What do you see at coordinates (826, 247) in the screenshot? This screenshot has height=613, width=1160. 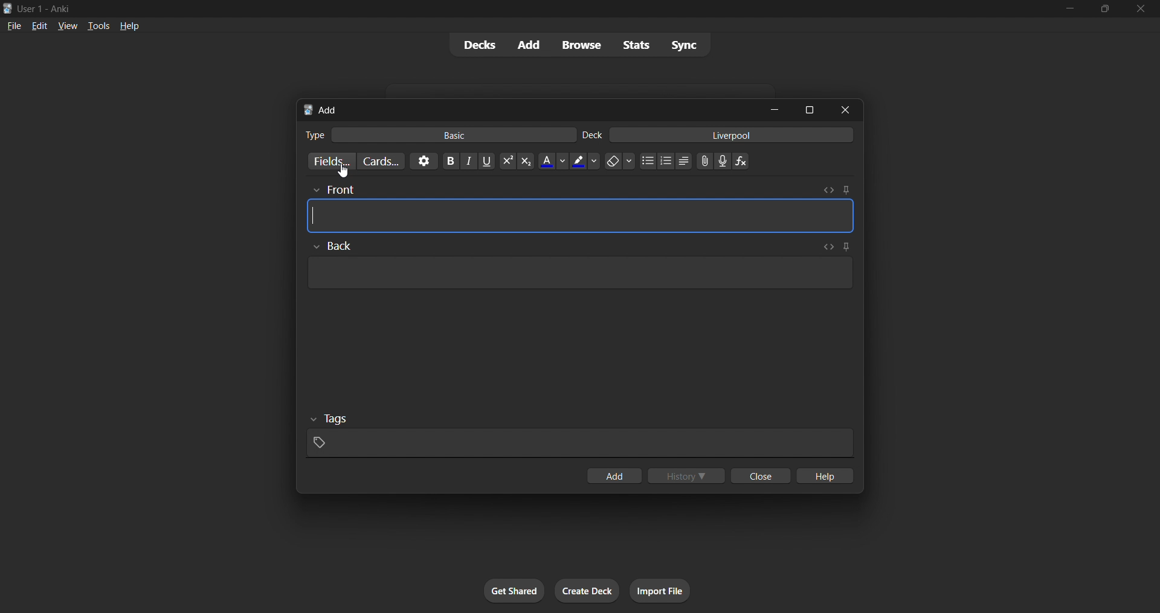 I see `Toggle HTML editor` at bounding box center [826, 247].